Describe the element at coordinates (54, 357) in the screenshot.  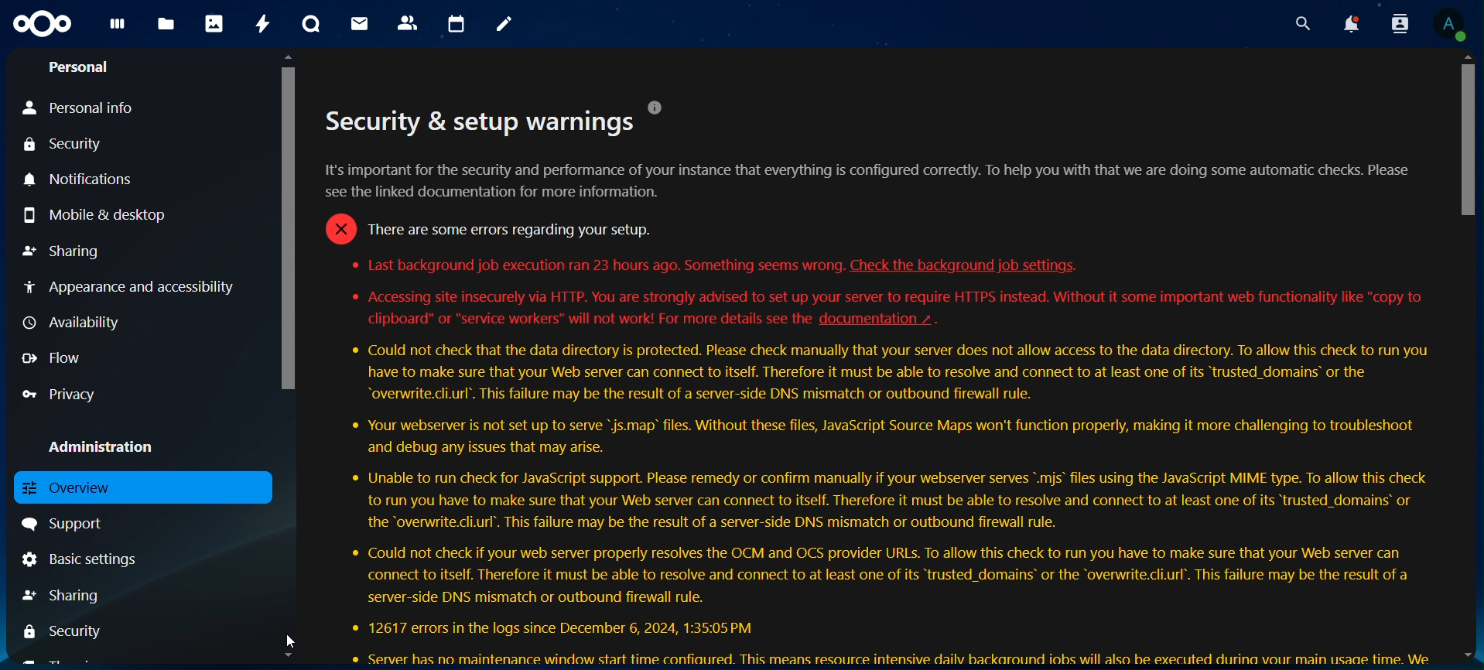
I see `flow` at that location.